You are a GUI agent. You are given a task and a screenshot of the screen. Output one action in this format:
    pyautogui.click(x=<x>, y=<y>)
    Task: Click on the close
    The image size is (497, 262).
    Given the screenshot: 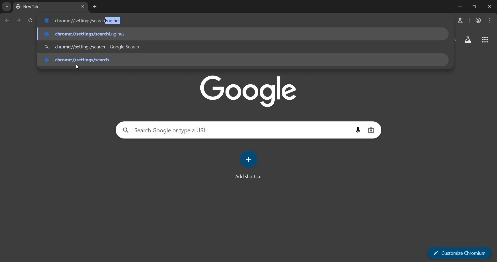 What is the action you would take?
    pyautogui.click(x=490, y=6)
    